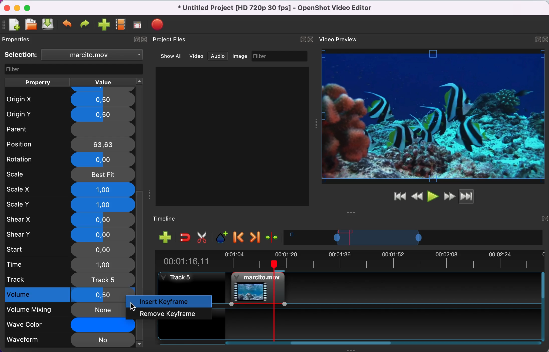  I want to click on image, so click(241, 56).